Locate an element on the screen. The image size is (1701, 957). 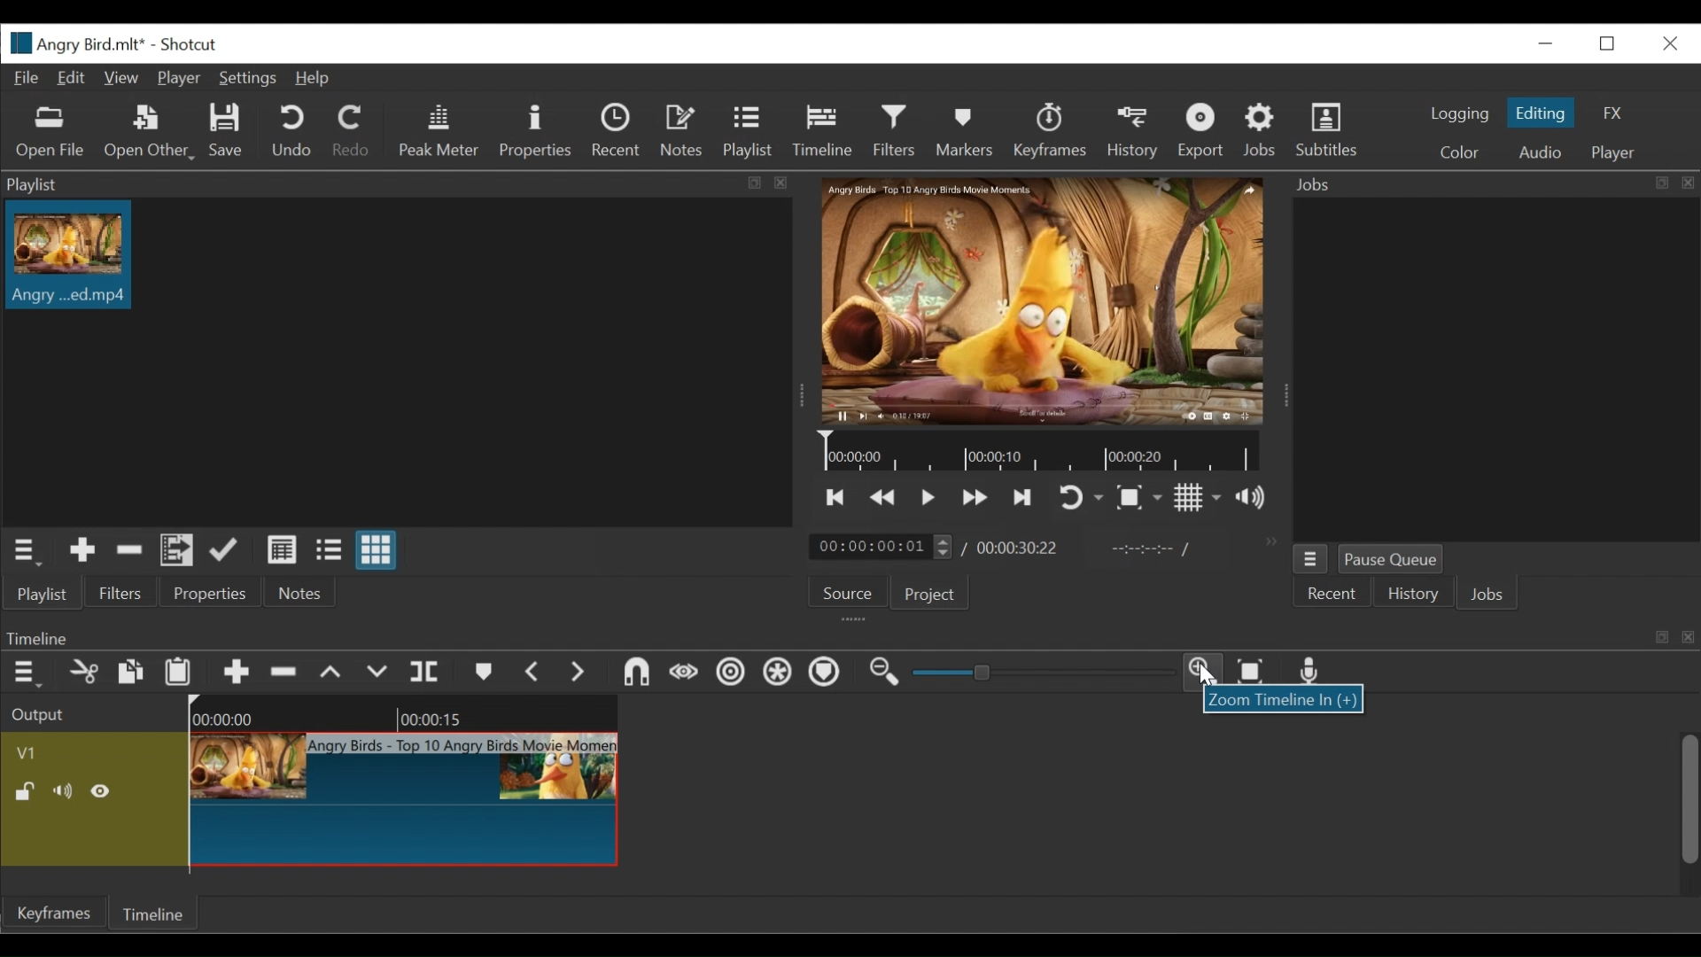
Show volume control is located at coordinates (1254, 499).